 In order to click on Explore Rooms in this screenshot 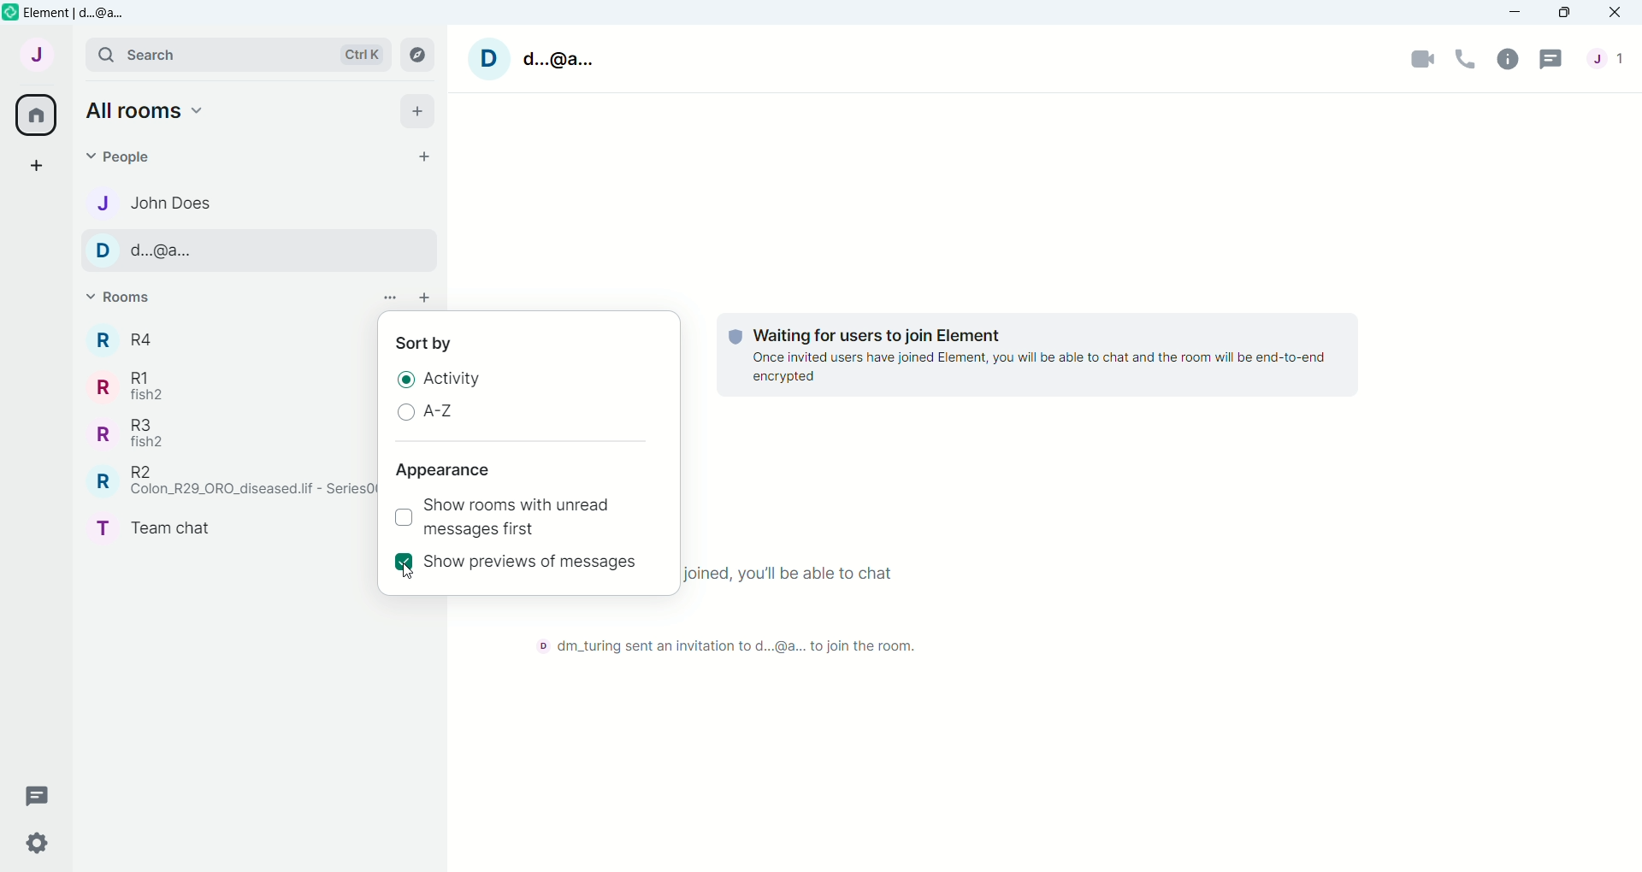, I will do `click(423, 56)`.